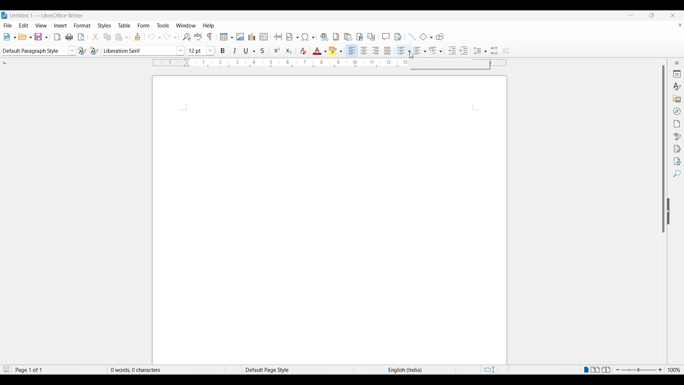 This screenshot has height=385, width=684. What do you see at coordinates (677, 86) in the screenshot?
I see `Styles` at bounding box center [677, 86].